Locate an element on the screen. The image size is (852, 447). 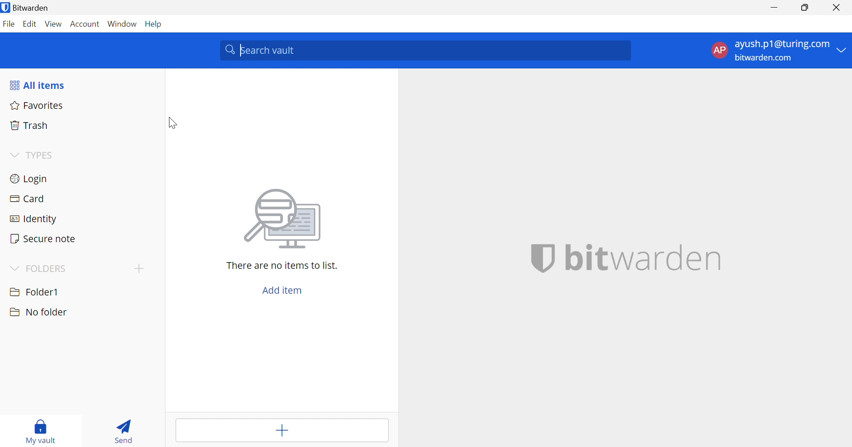
Edit is located at coordinates (30, 24).